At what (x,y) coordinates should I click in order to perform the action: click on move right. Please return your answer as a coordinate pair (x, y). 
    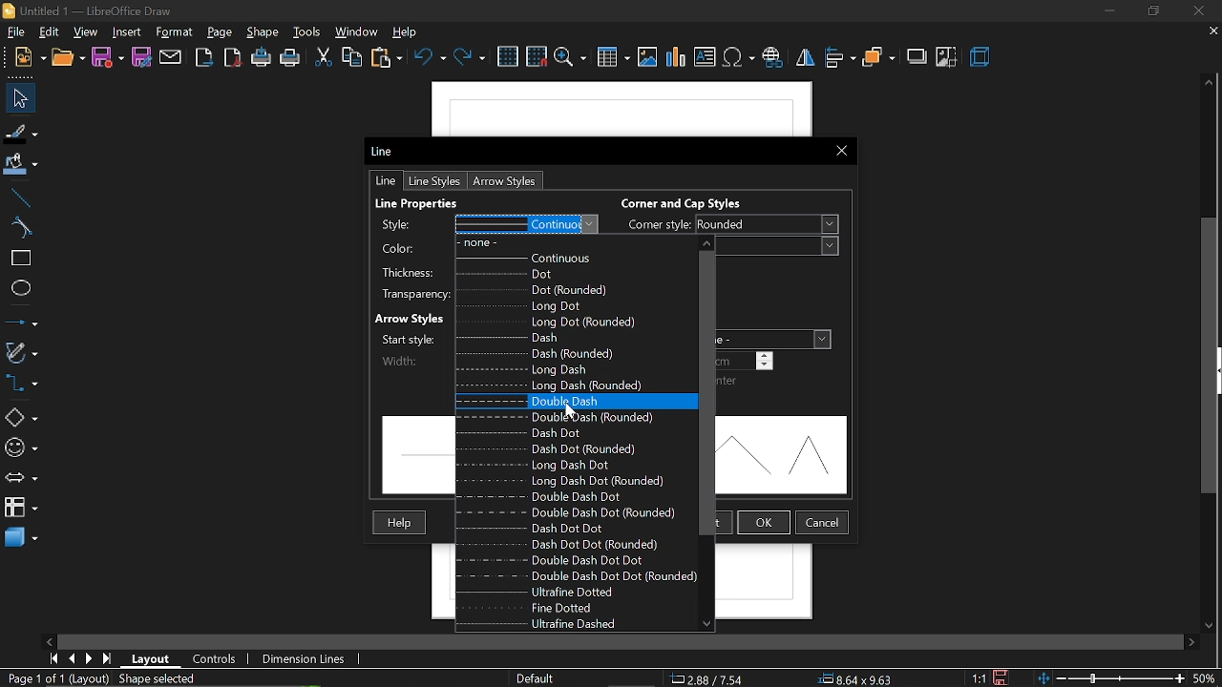
    Looking at the image, I should click on (1193, 640).